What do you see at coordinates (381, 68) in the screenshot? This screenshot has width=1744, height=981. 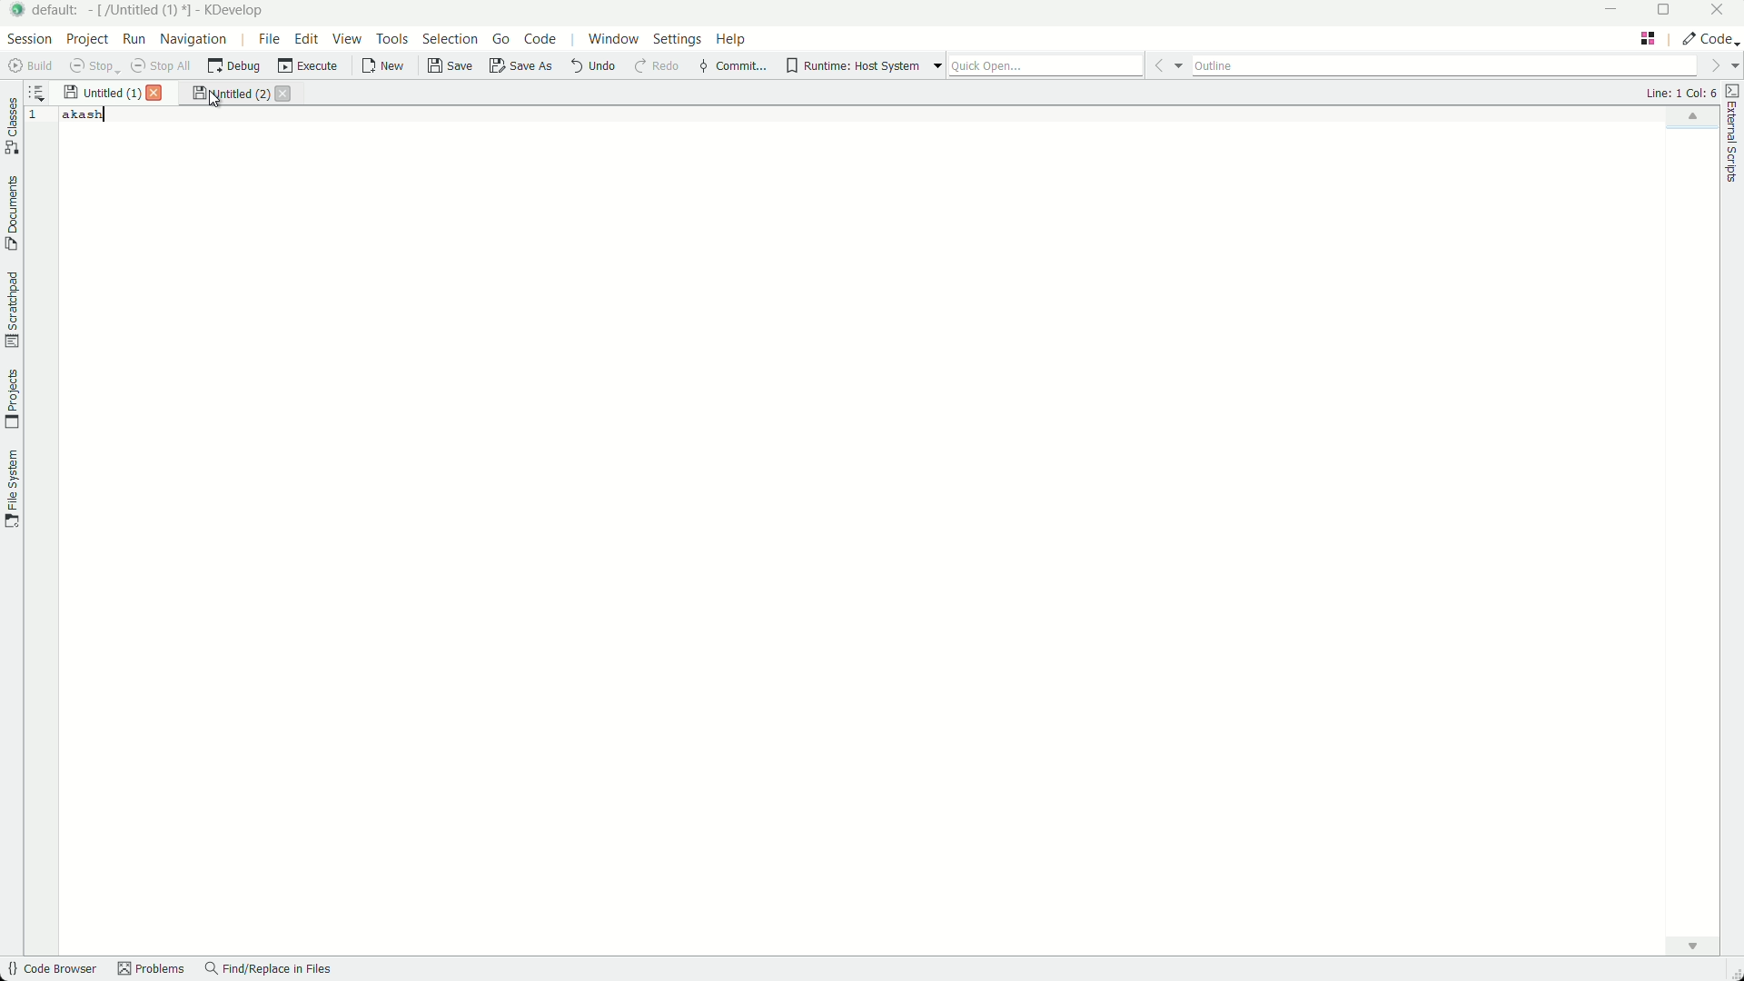 I see `new` at bounding box center [381, 68].